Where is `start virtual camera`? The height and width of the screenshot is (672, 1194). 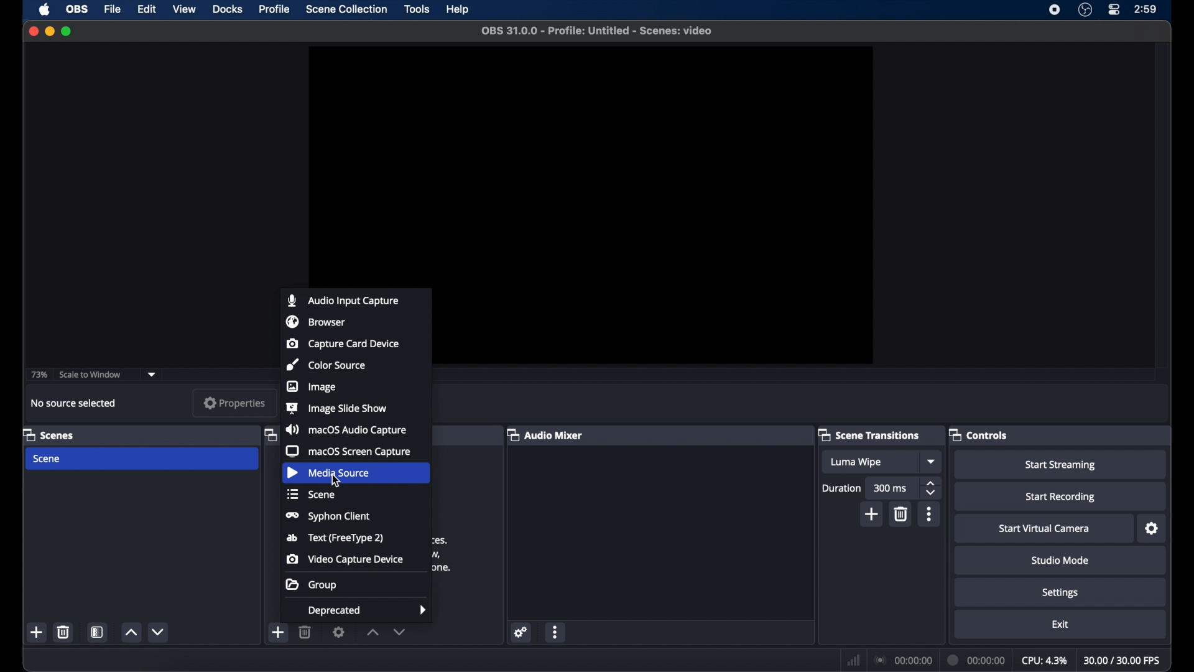 start virtual camera is located at coordinates (1045, 529).